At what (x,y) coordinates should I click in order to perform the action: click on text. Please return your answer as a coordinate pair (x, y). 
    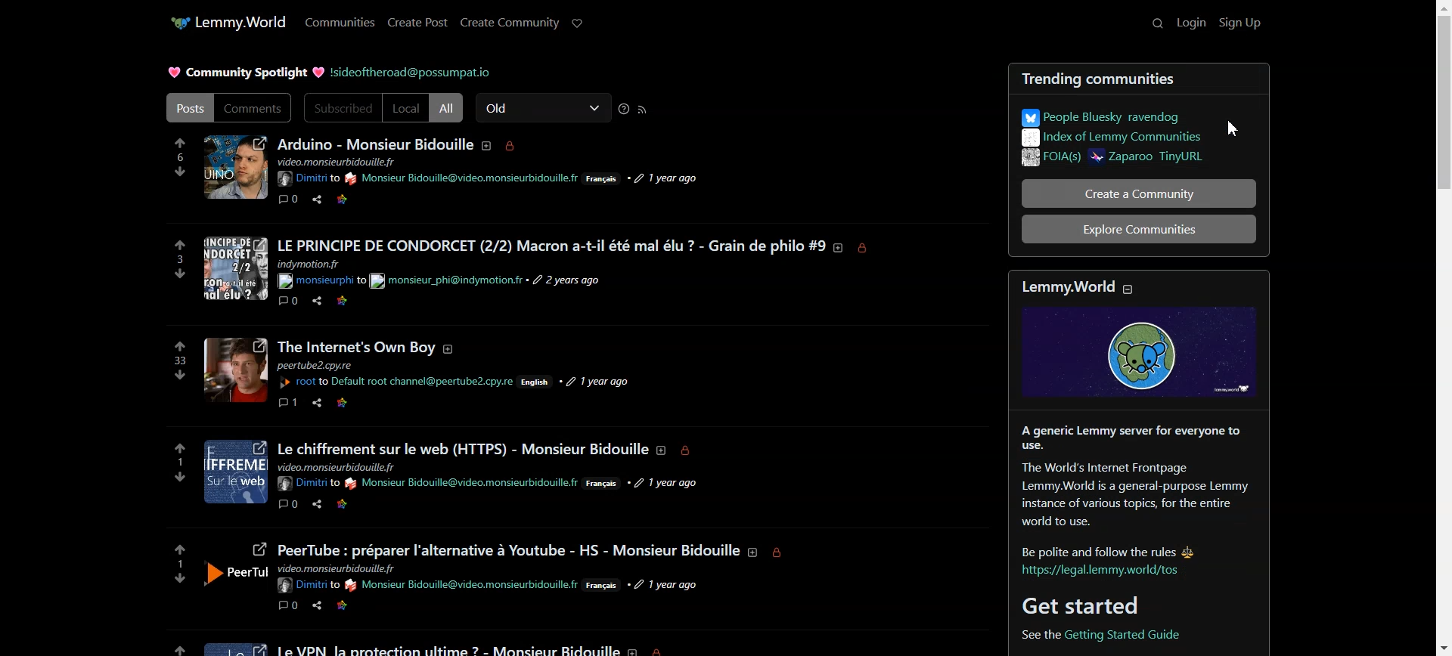
    Looking at the image, I should click on (510, 543).